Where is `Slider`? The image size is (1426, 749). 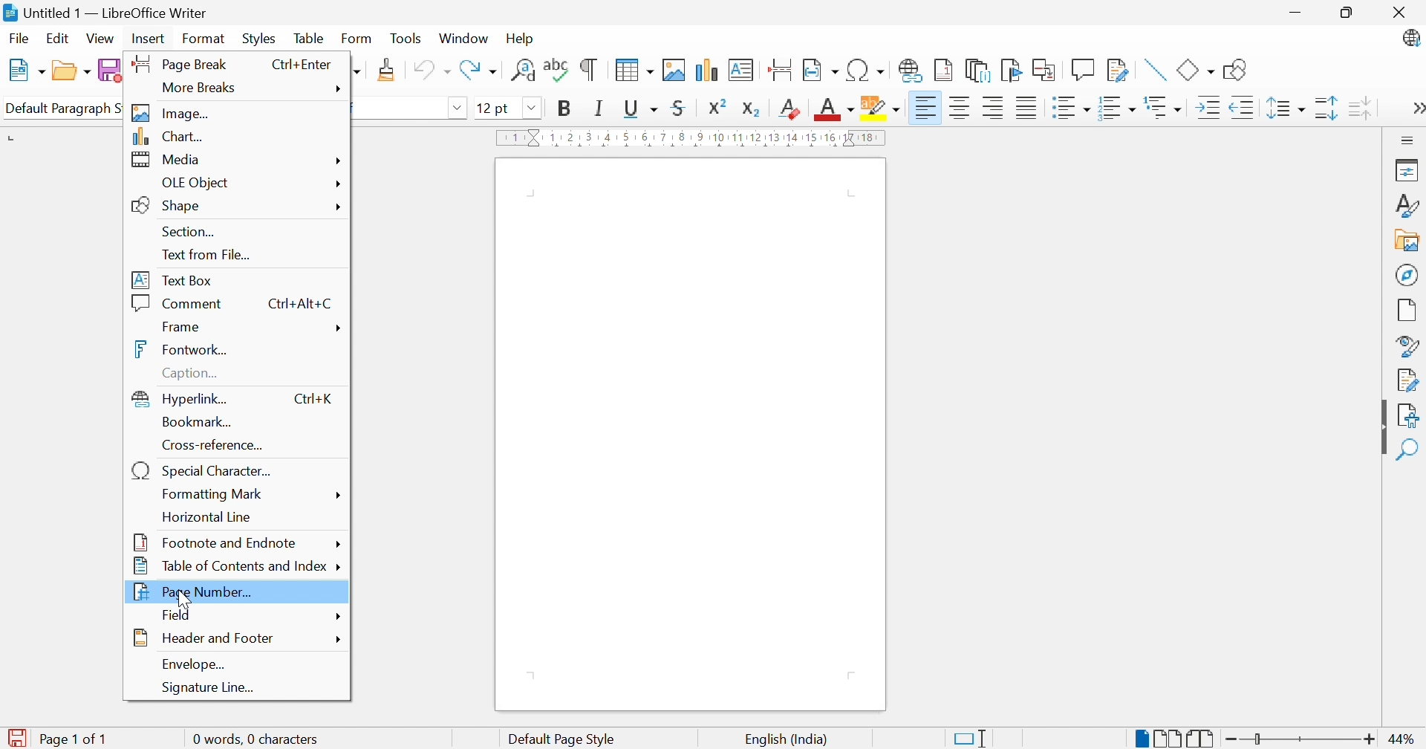 Slider is located at coordinates (1260, 739).